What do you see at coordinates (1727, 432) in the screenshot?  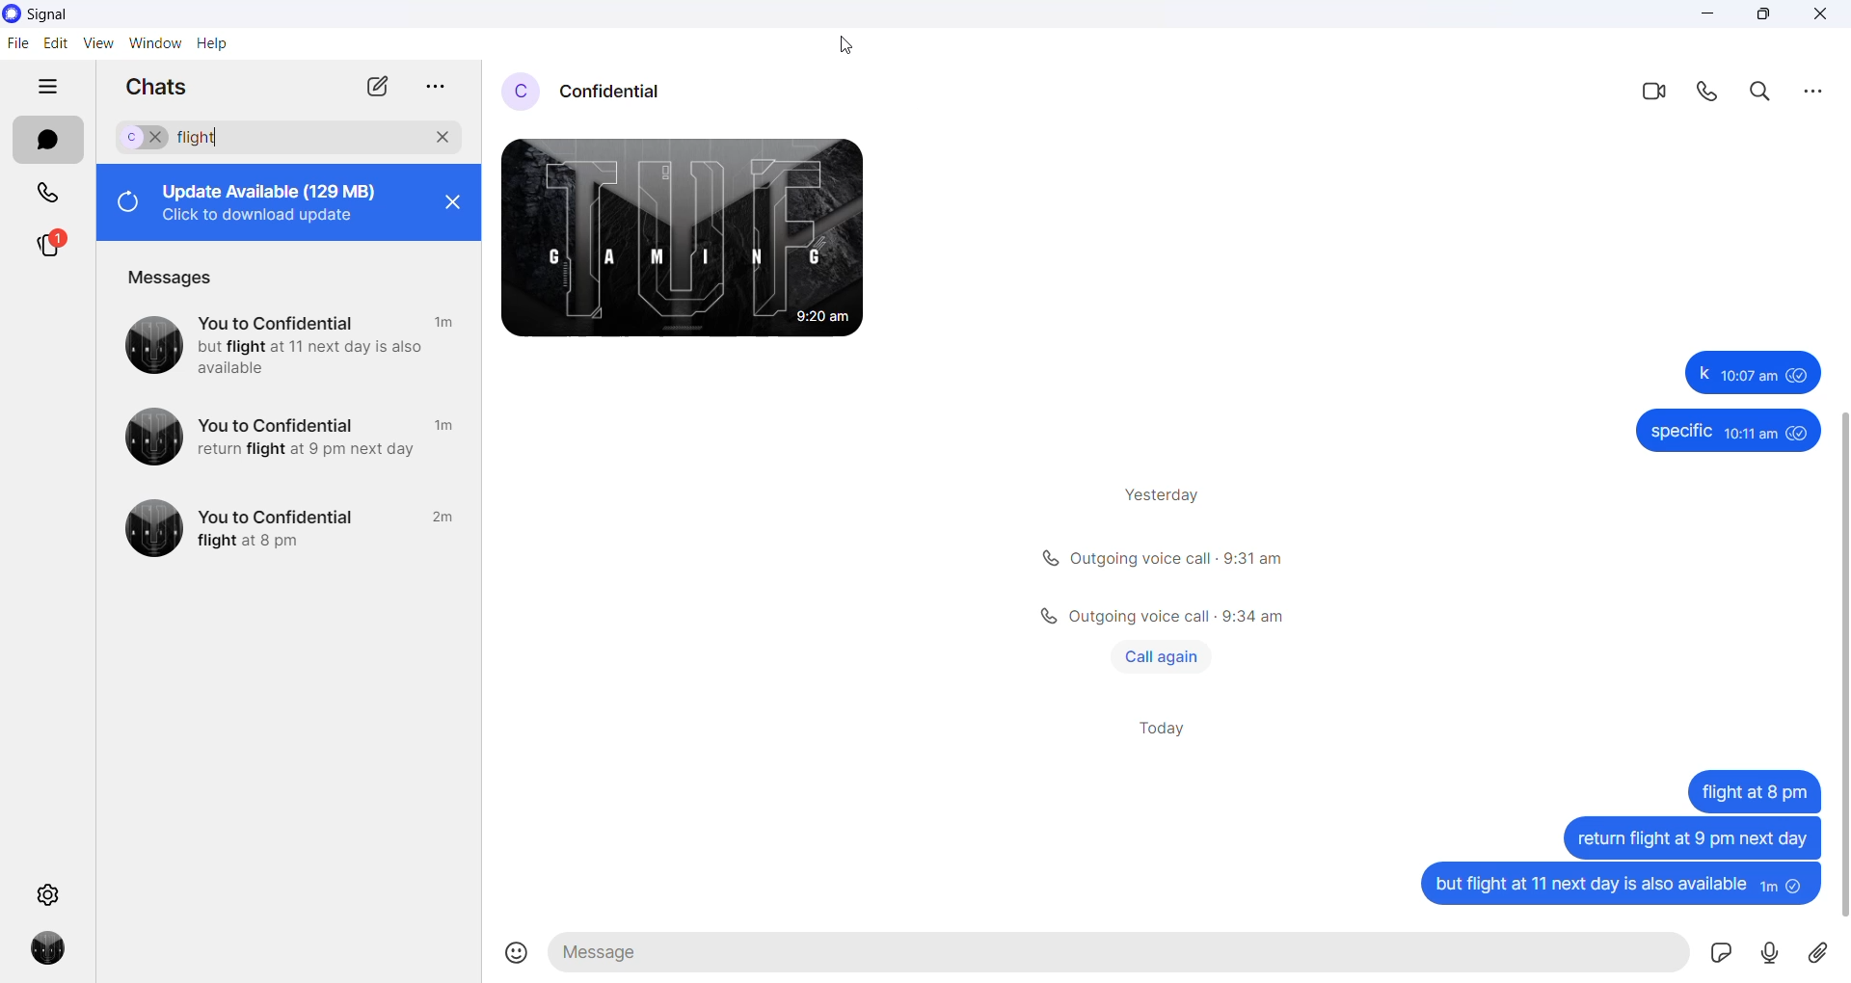 I see `` at bounding box center [1727, 432].